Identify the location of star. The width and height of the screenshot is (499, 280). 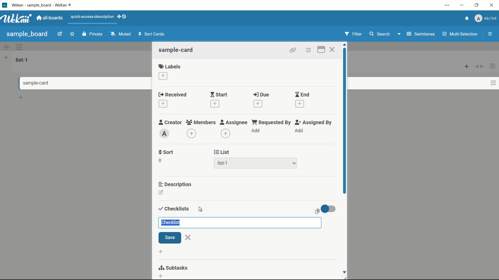
(73, 34).